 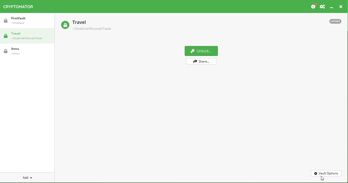 I want to click on Add new vault, so click(x=28, y=177).